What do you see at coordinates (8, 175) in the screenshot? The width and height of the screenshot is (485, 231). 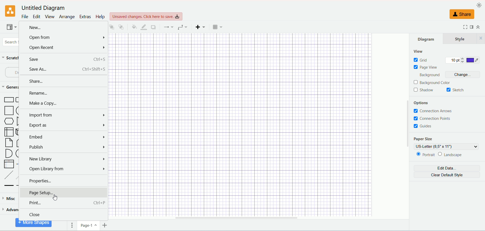 I see `Dashed Line` at bounding box center [8, 175].